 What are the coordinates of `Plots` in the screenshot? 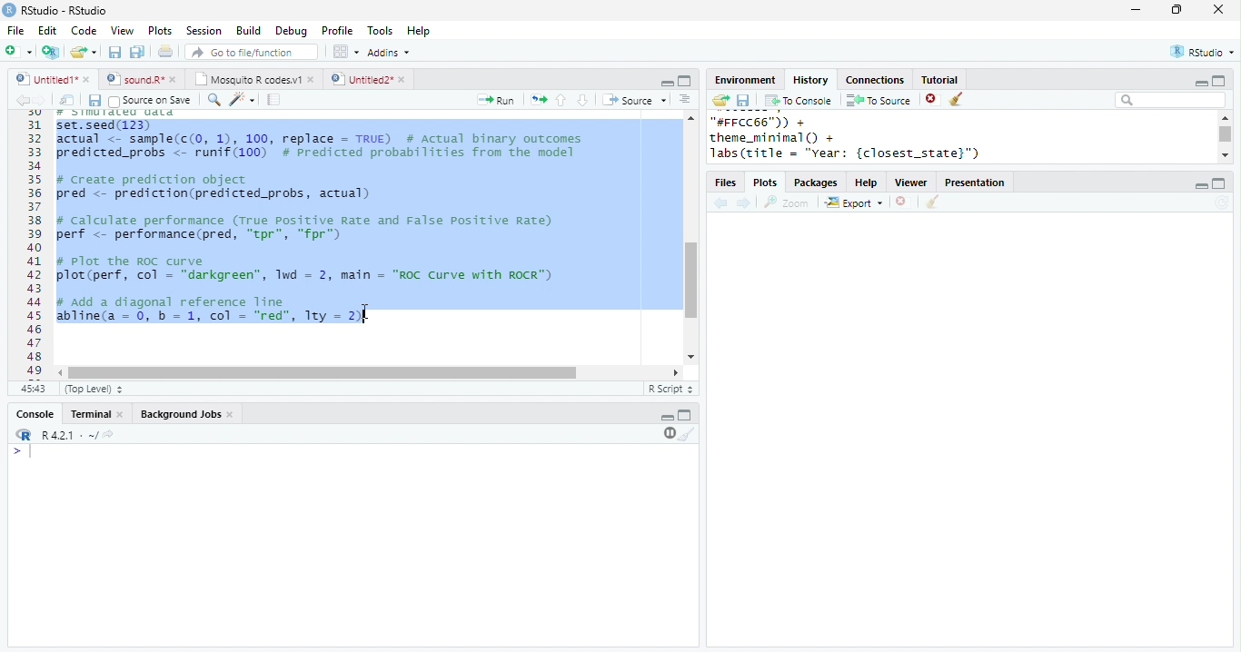 It's located at (767, 183).